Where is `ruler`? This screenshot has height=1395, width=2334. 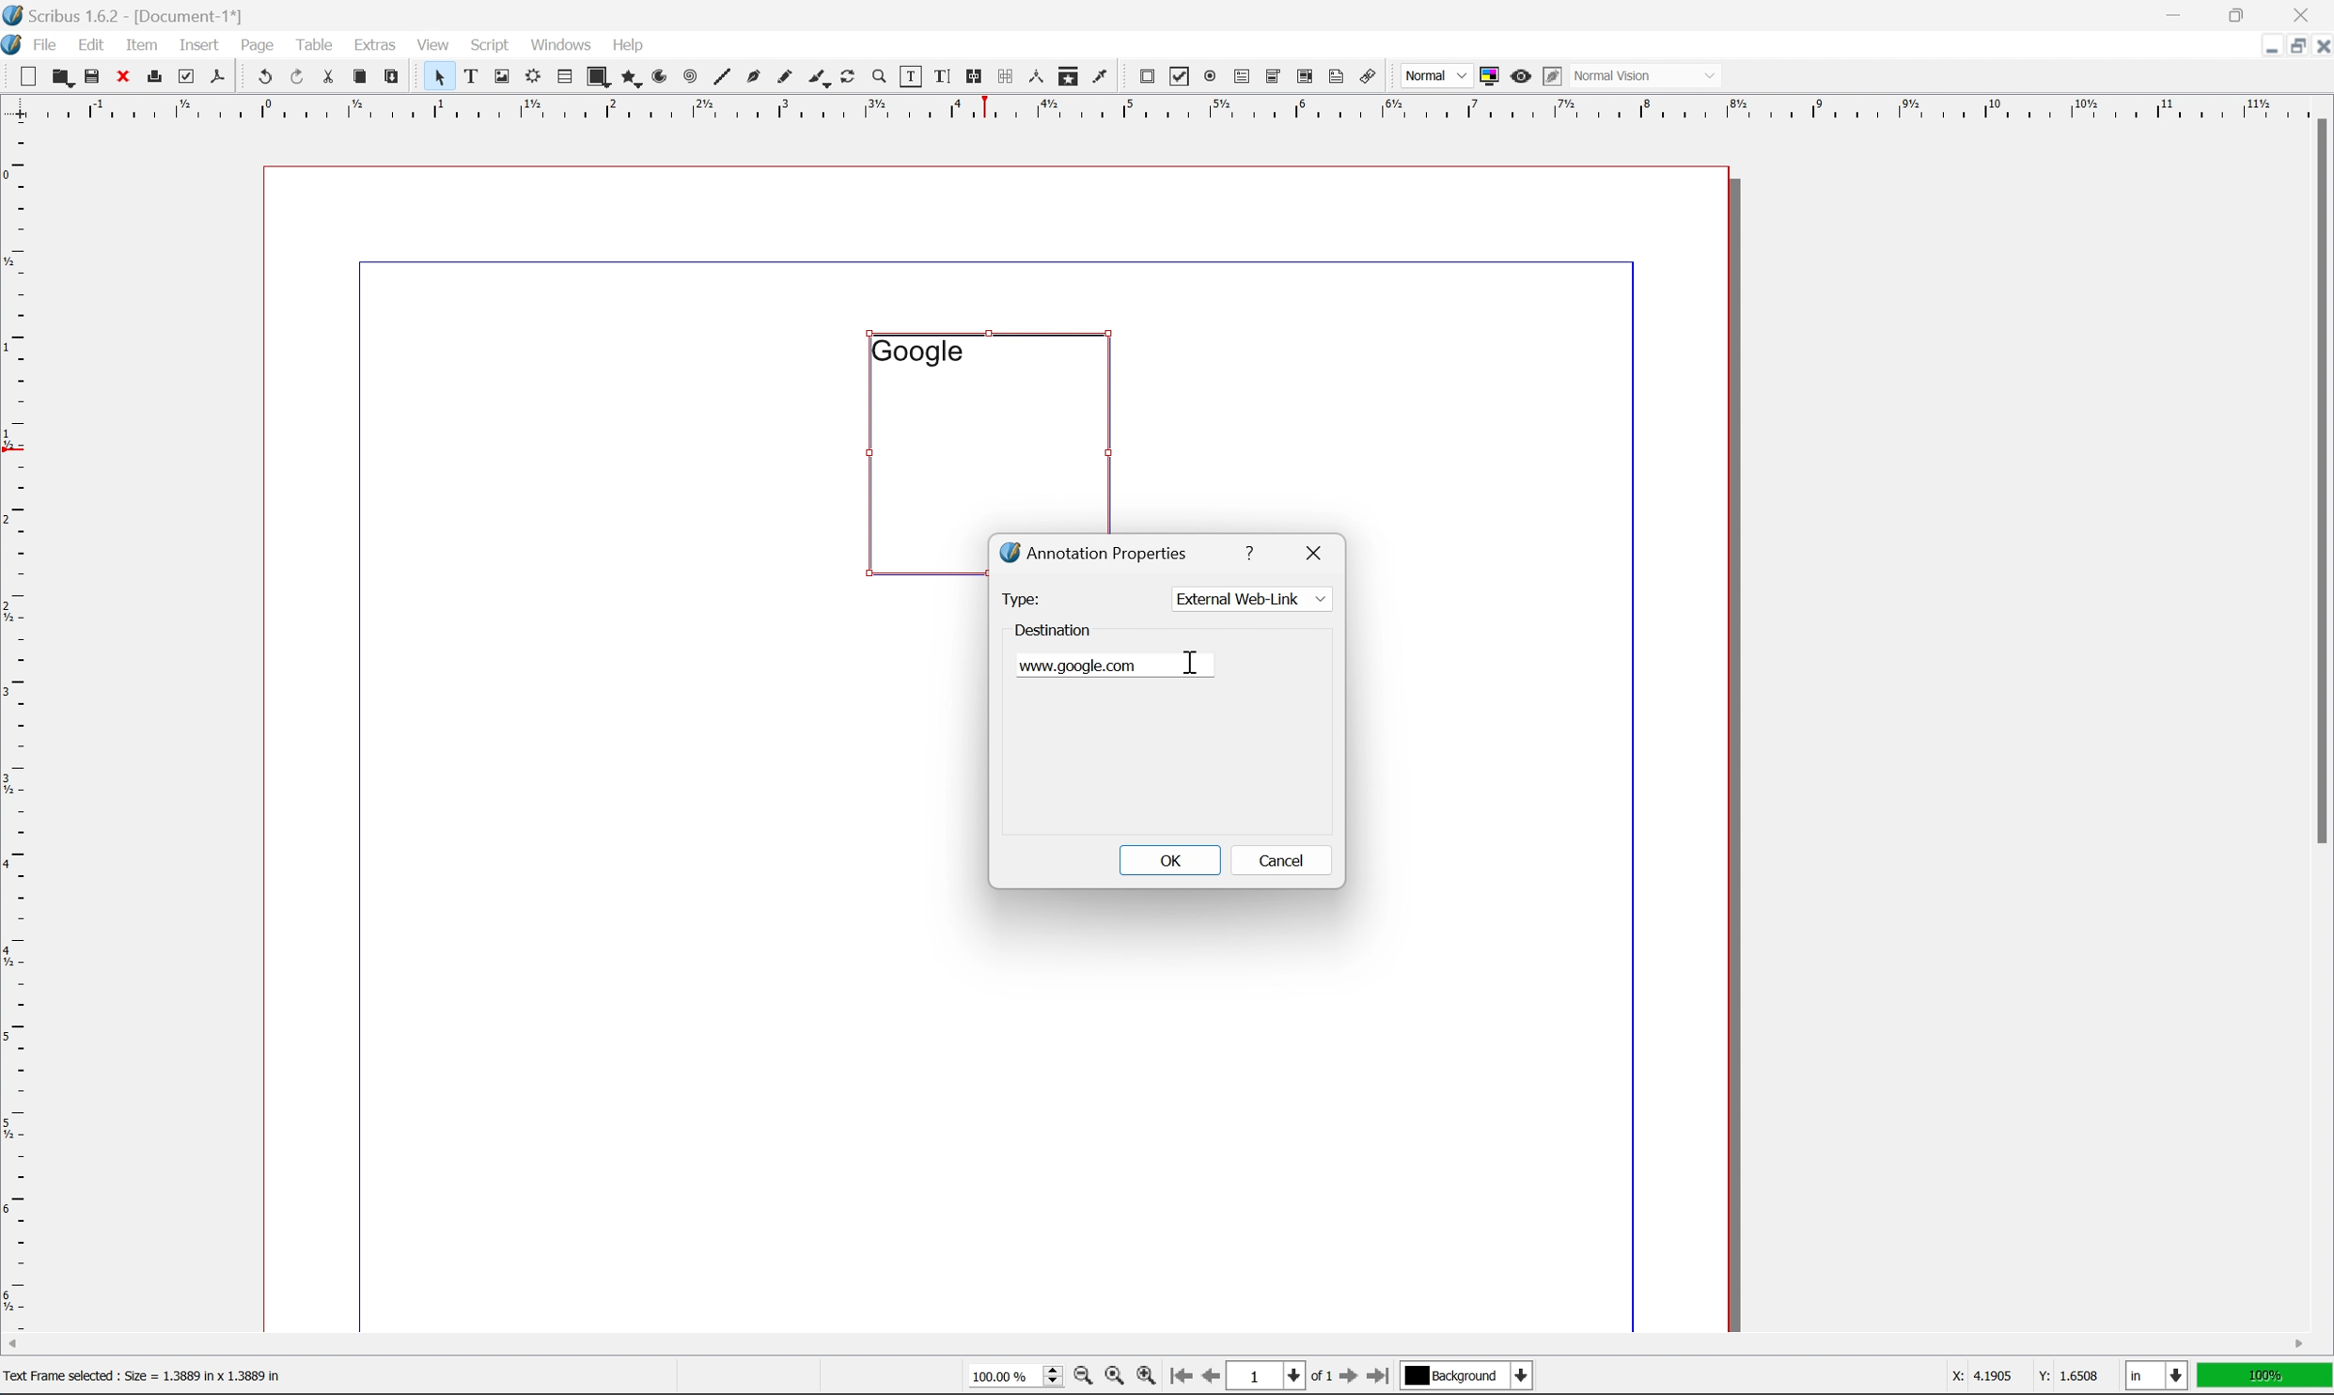
ruler is located at coordinates (16, 724).